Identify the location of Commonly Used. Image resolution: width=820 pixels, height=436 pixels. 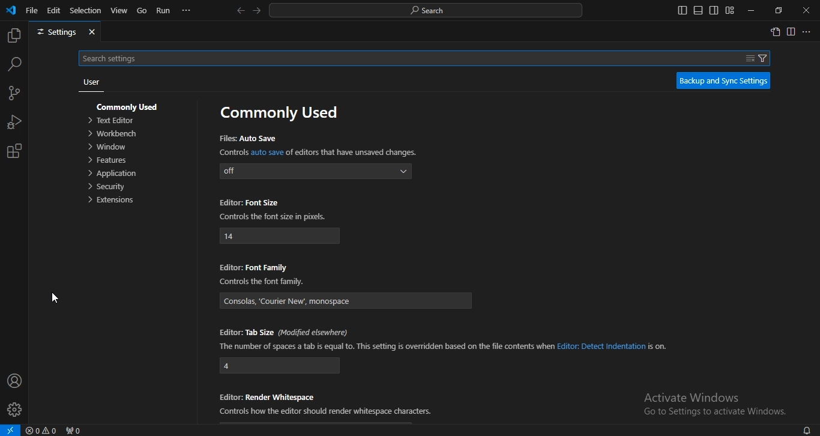
(130, 105).